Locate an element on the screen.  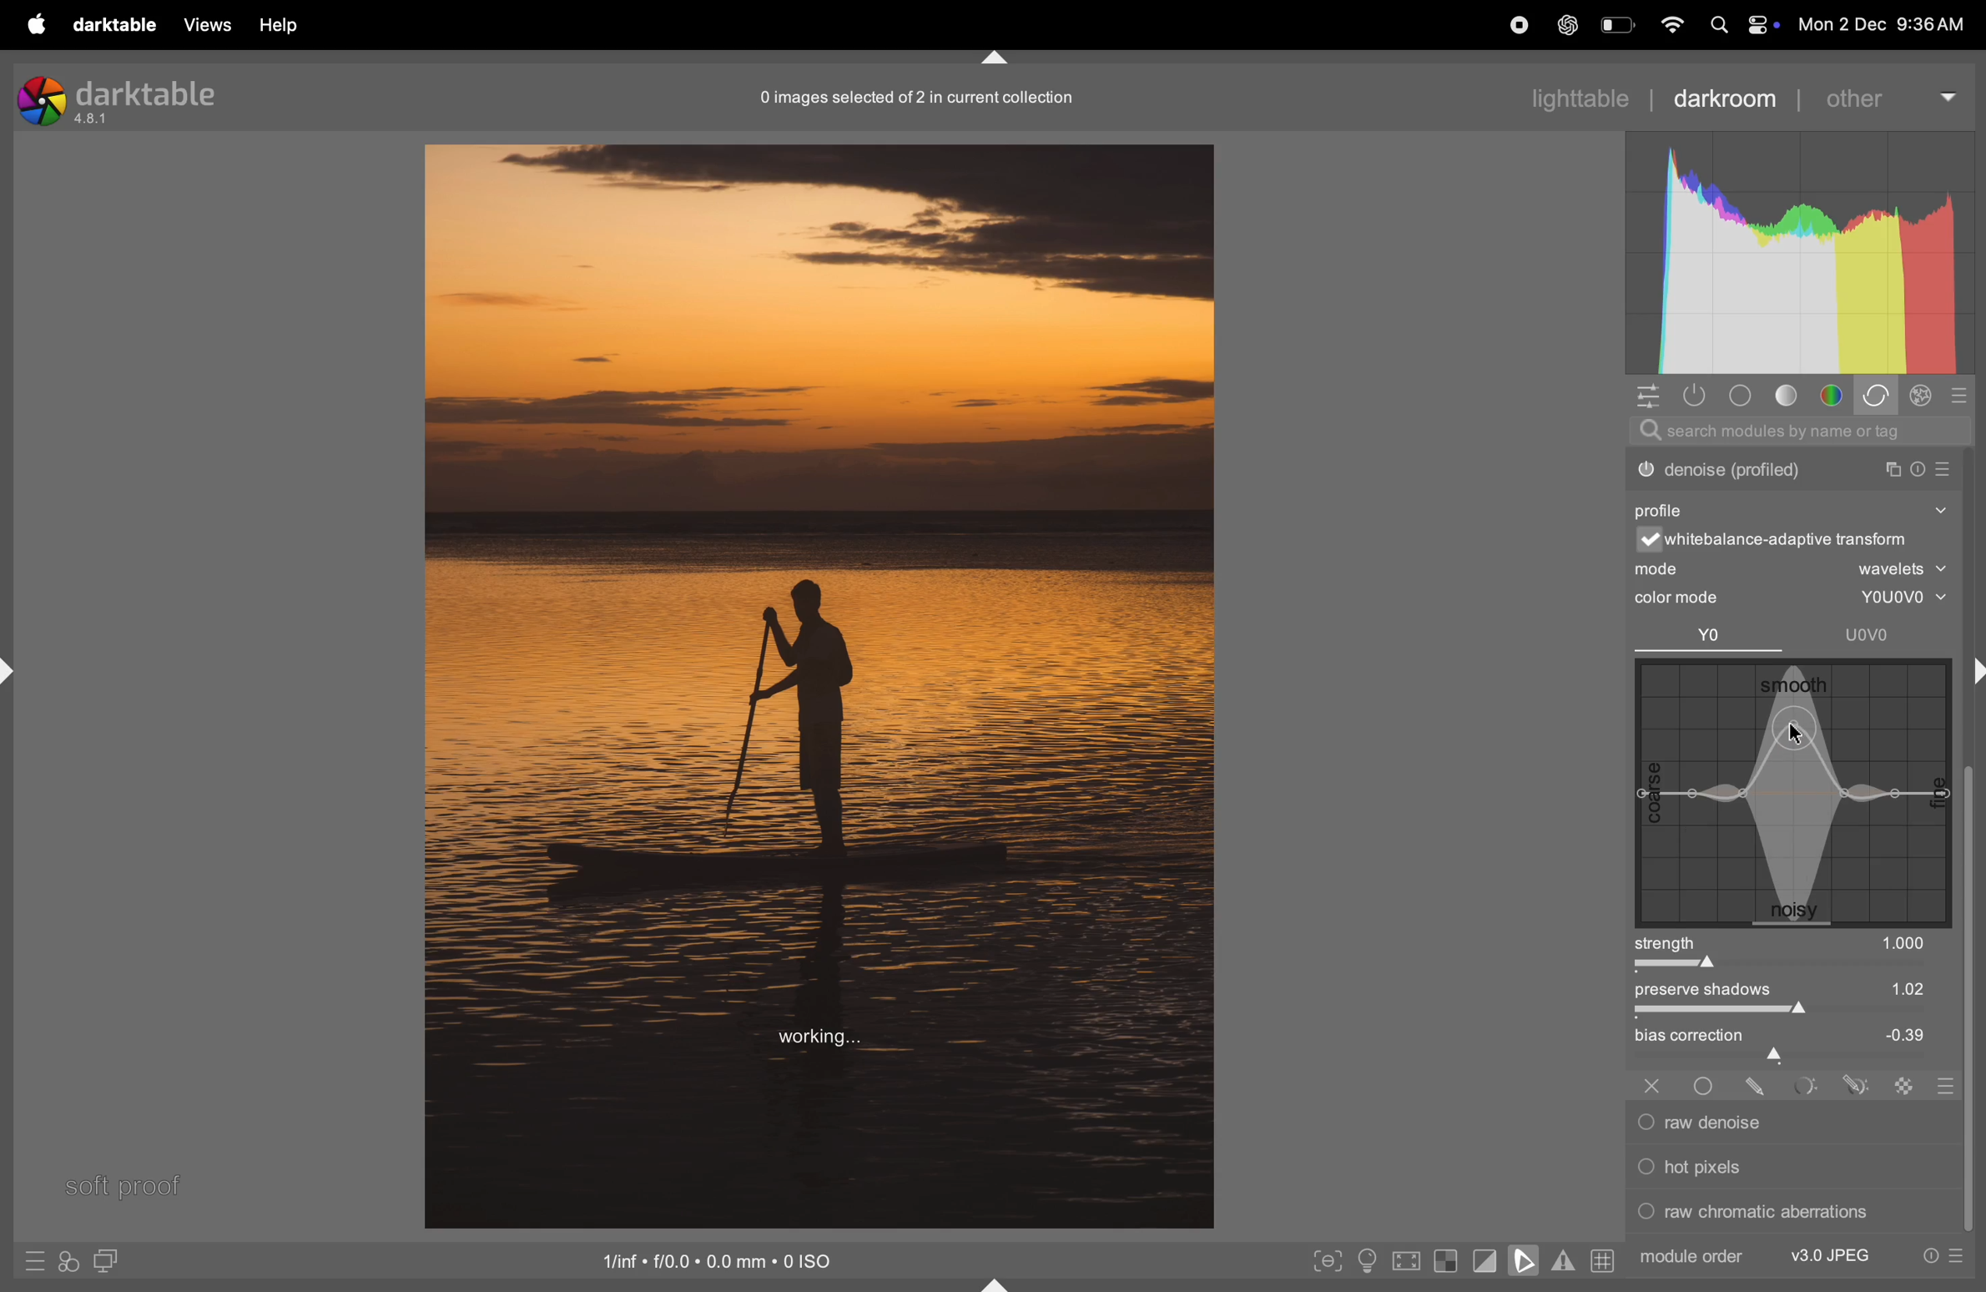
toggle peak focusing is located at coordinates (1328, 1260).